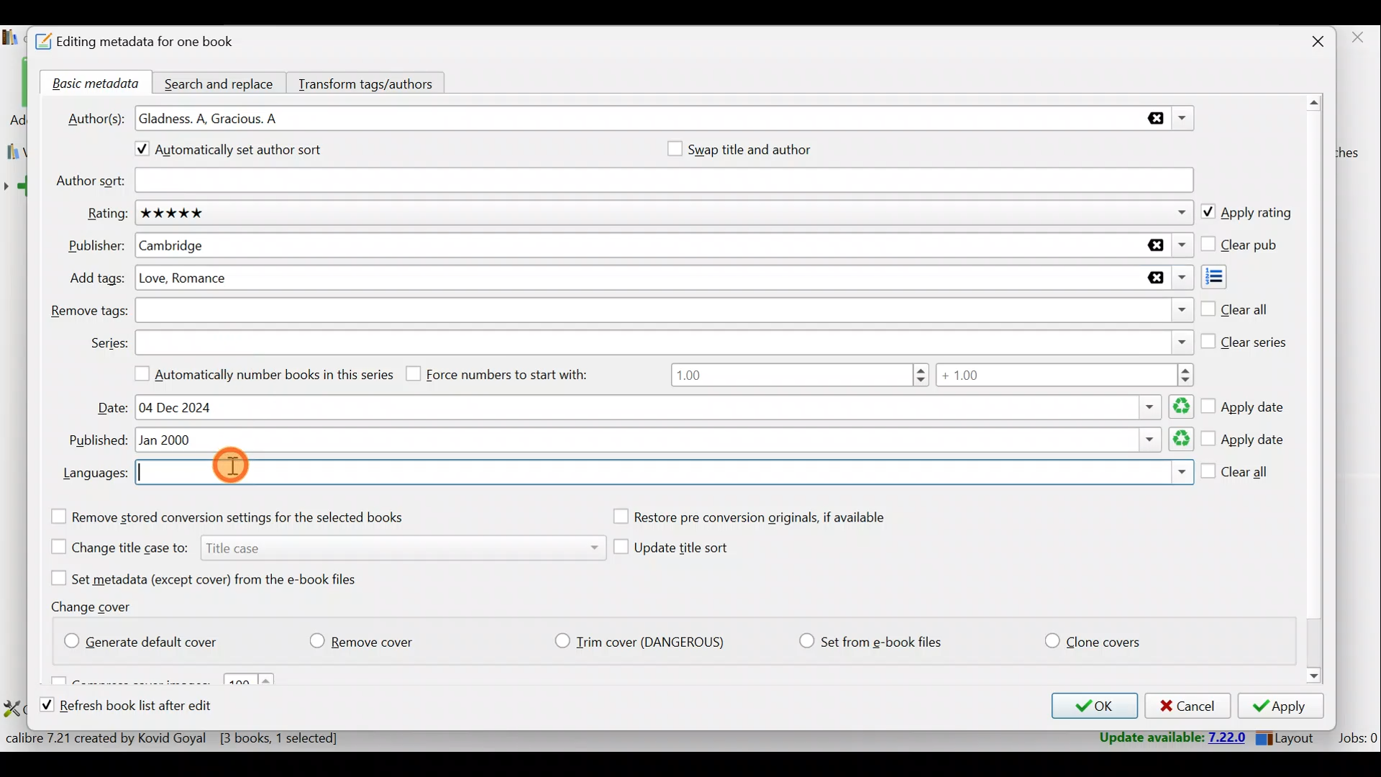 The image size is (1381, 777). I want to click on Clone covers, so click(1090, 638).